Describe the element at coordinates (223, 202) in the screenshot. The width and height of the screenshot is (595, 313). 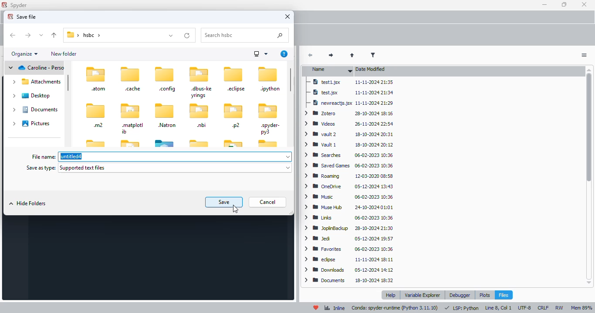
I see `save` at that location.